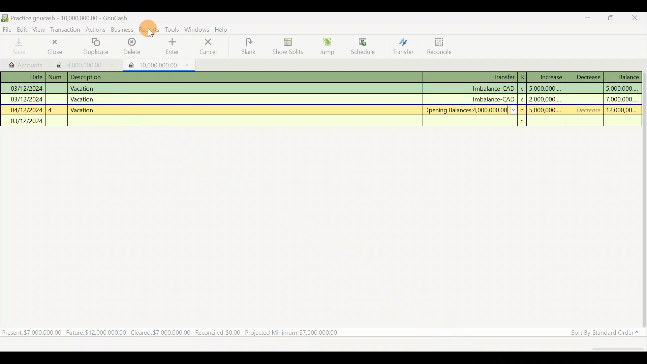  What do you see at coordinates (134, 46) in the screenshot?
I see `Delete` at bounding box center [134, 46].